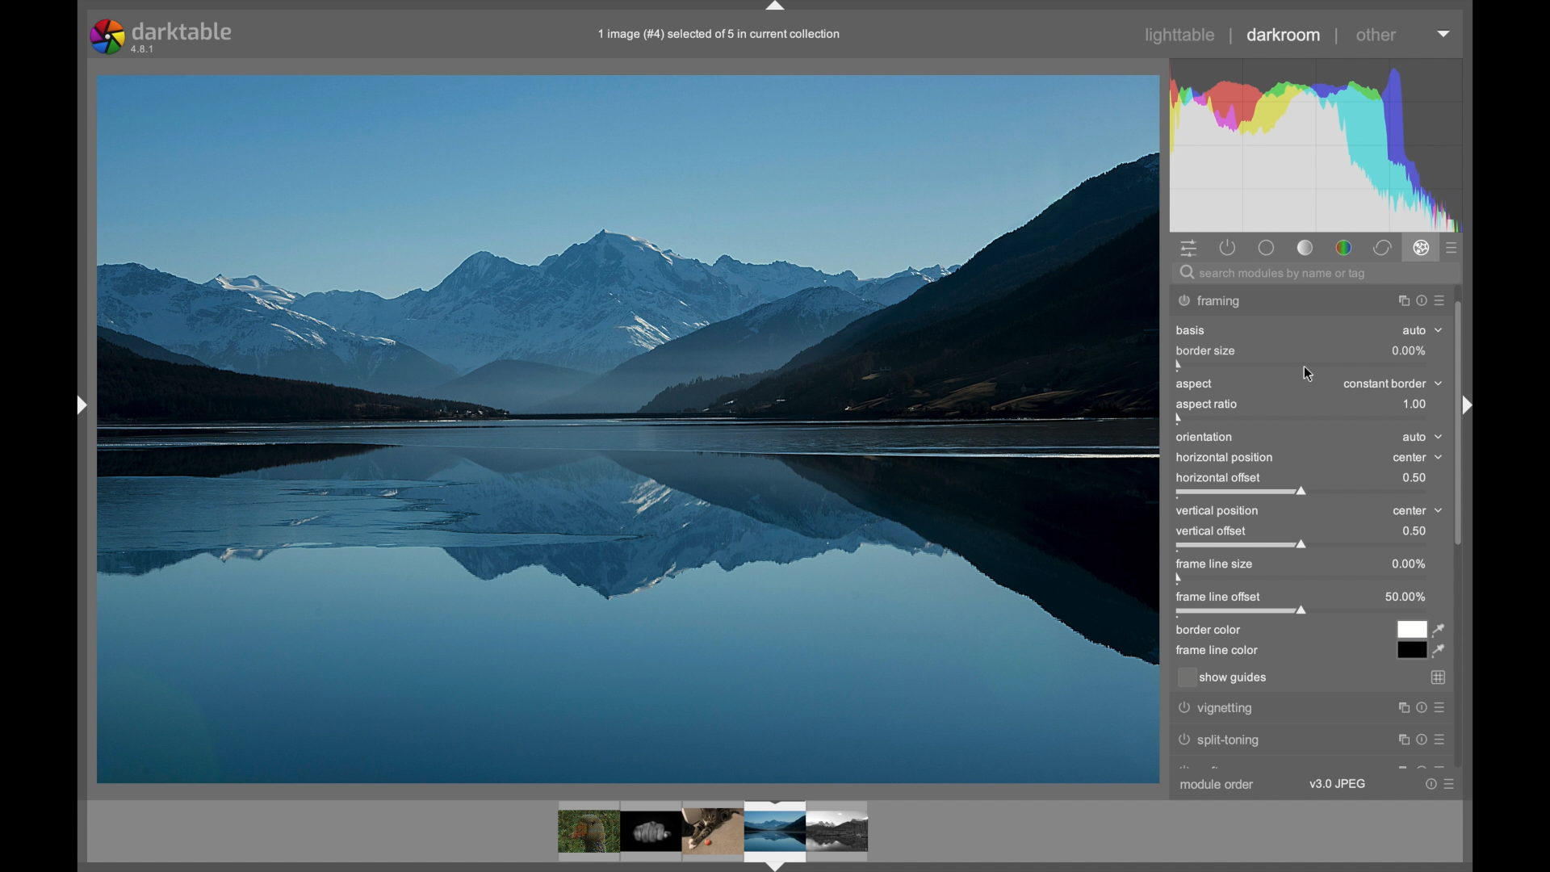 The image size is (1550, 872). Describe the element at coordinates (1306, 249) in the screenshot. I see `base` at that location.